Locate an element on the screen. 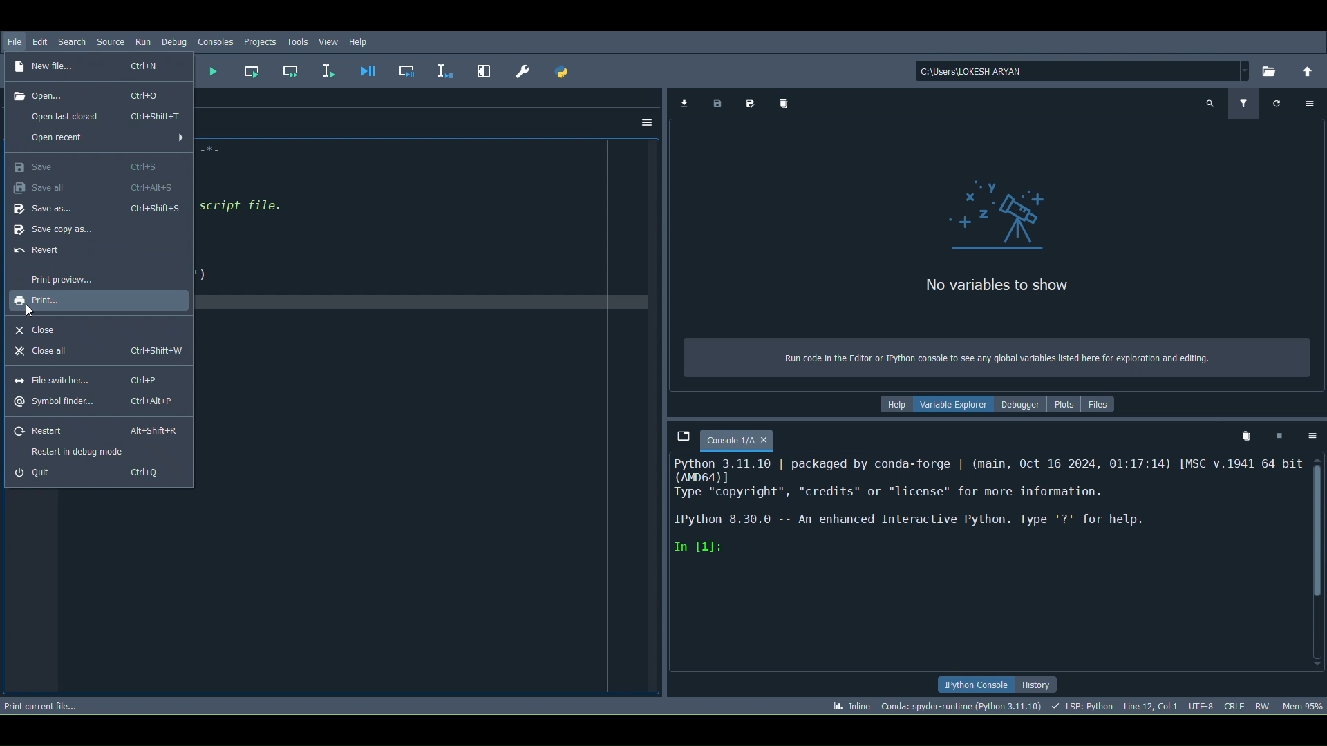  Help is located at coordinates (895, 405).